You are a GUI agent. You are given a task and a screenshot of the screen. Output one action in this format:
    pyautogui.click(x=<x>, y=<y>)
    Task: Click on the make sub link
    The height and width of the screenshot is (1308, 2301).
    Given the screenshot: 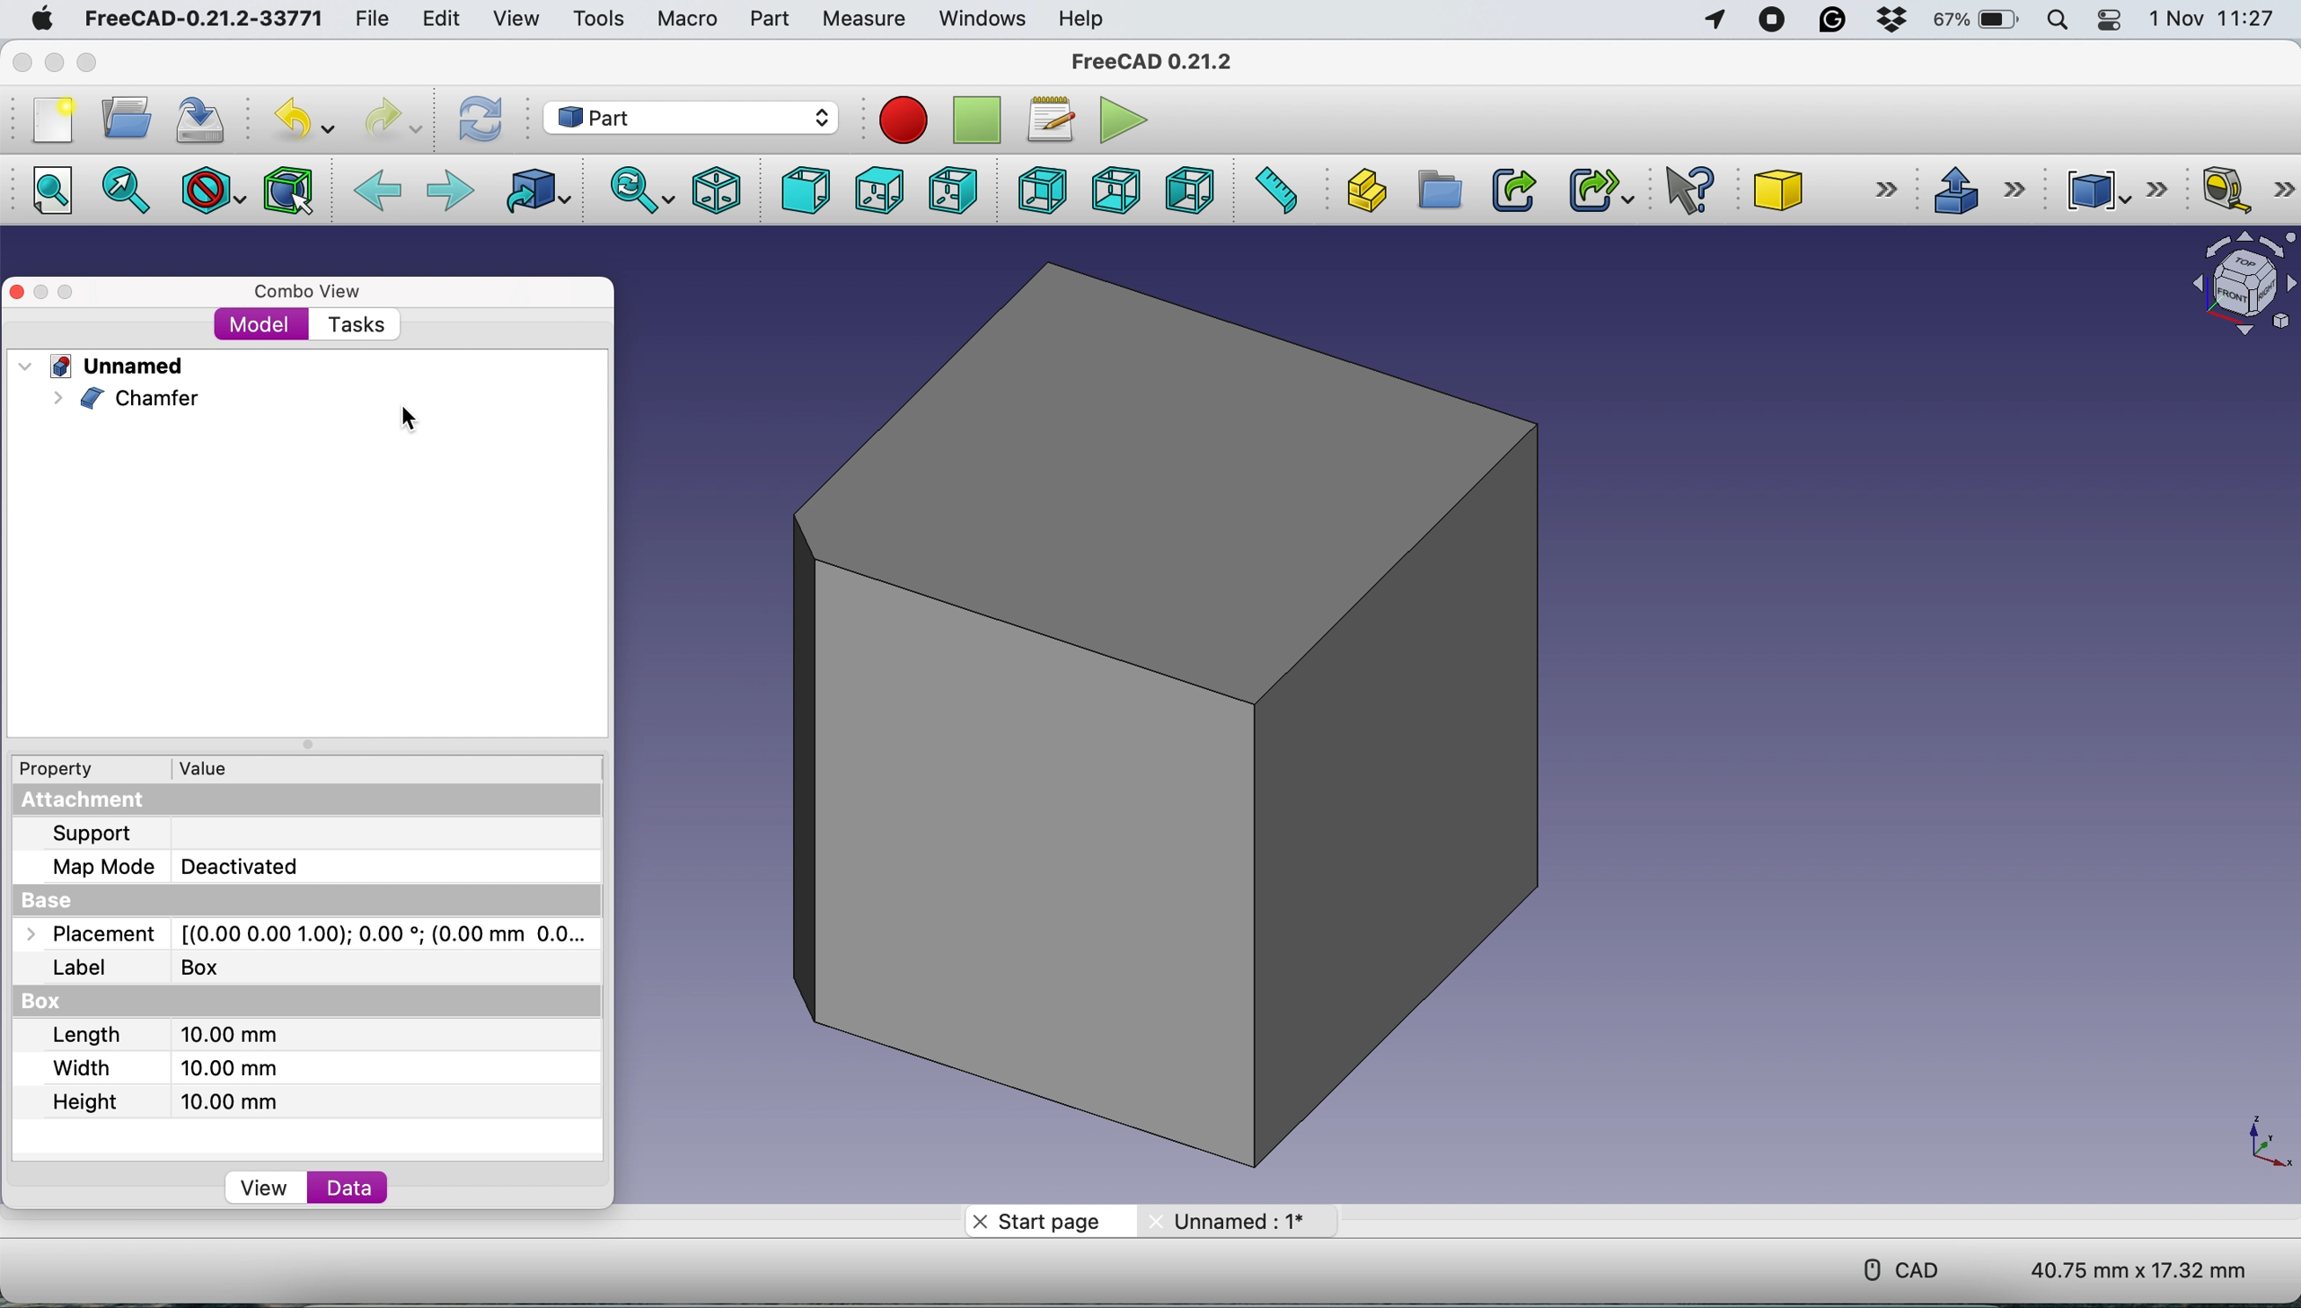 What is the action you would take?
    pyautogui.click(x=1600, y=190)
    